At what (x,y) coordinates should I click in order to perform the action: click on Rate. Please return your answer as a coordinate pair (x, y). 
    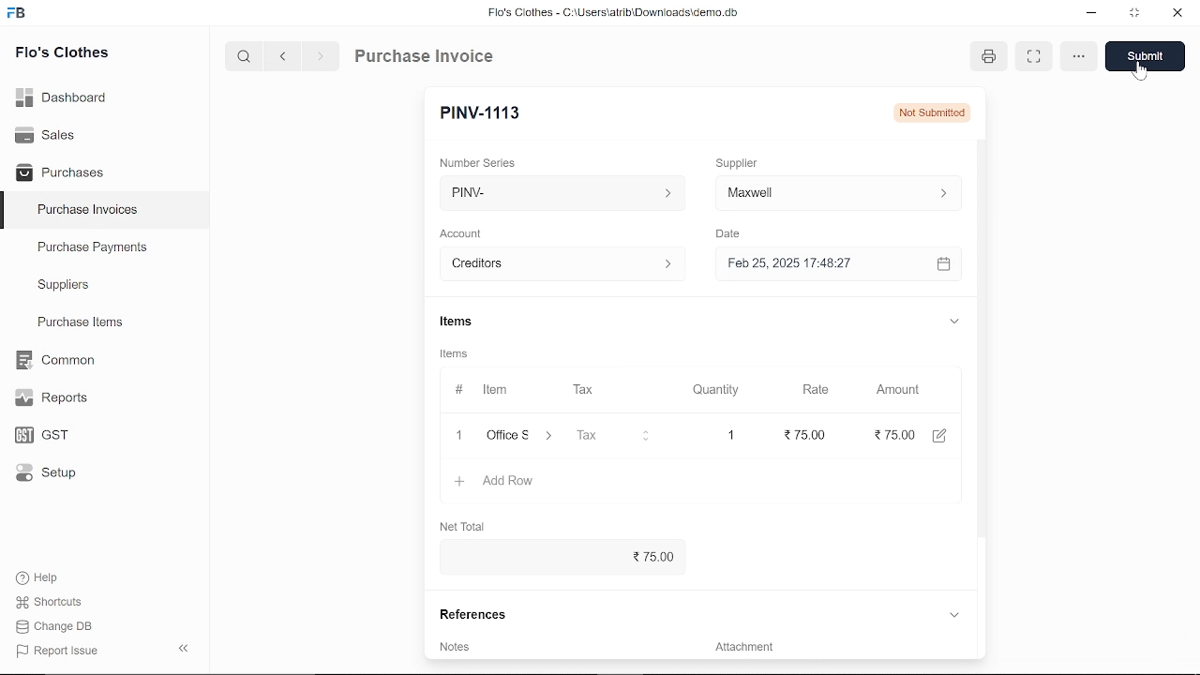
    Looking at the image, I should click on (813, 389).